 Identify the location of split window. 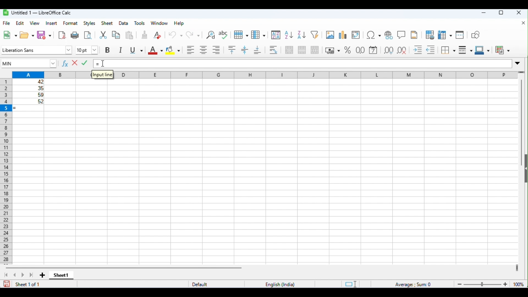
(460, 35).